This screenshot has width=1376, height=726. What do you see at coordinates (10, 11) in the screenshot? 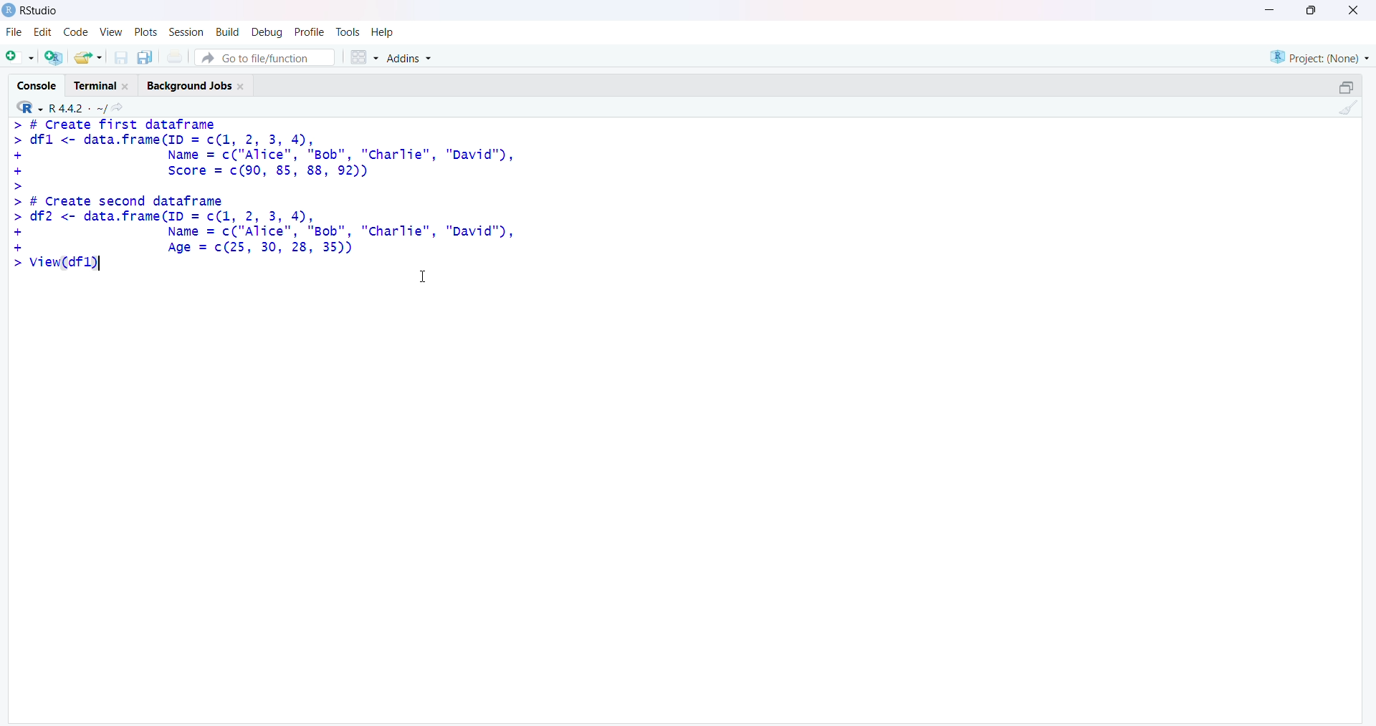
I see `logo` at bounding box center [10, 11].